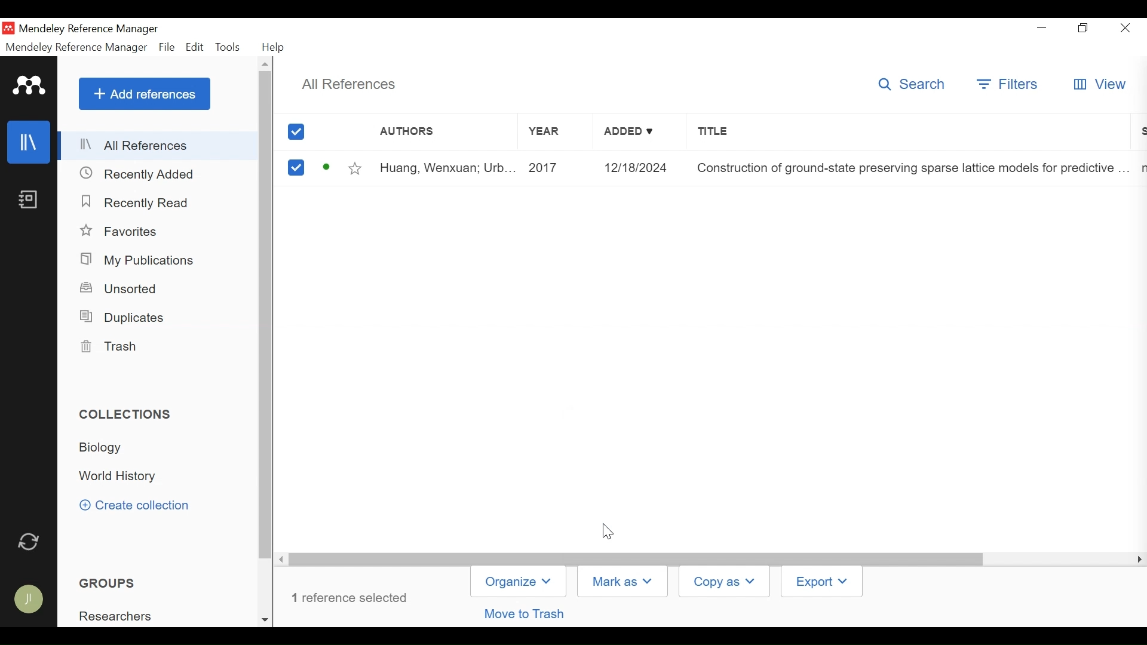 The width and height of the screenshot is (1147, 645). Describe the element at coordinates (194, 48) in the screenshot. I see `Edit` at that location.